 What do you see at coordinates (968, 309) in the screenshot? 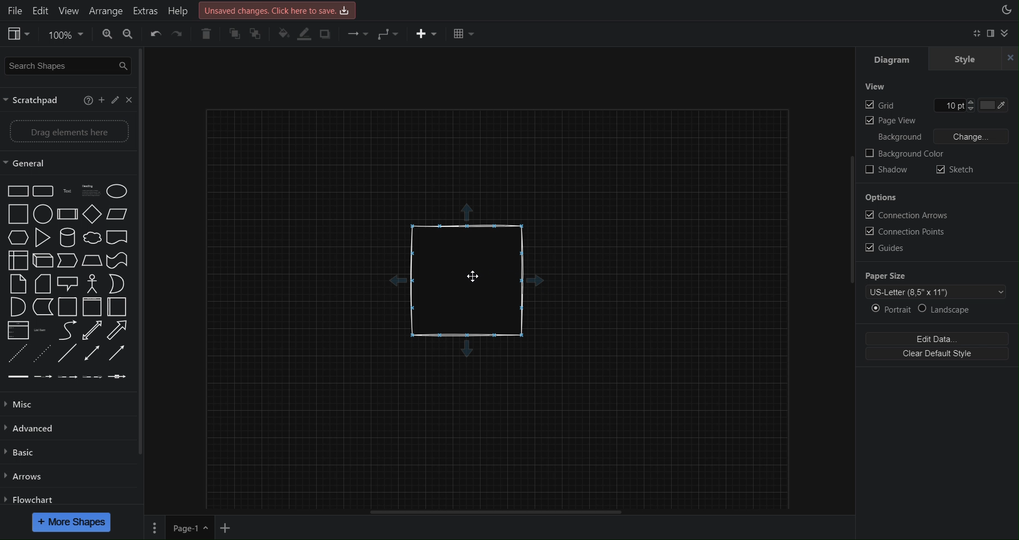
I see `Landscape` at bounding box center [968, 309].